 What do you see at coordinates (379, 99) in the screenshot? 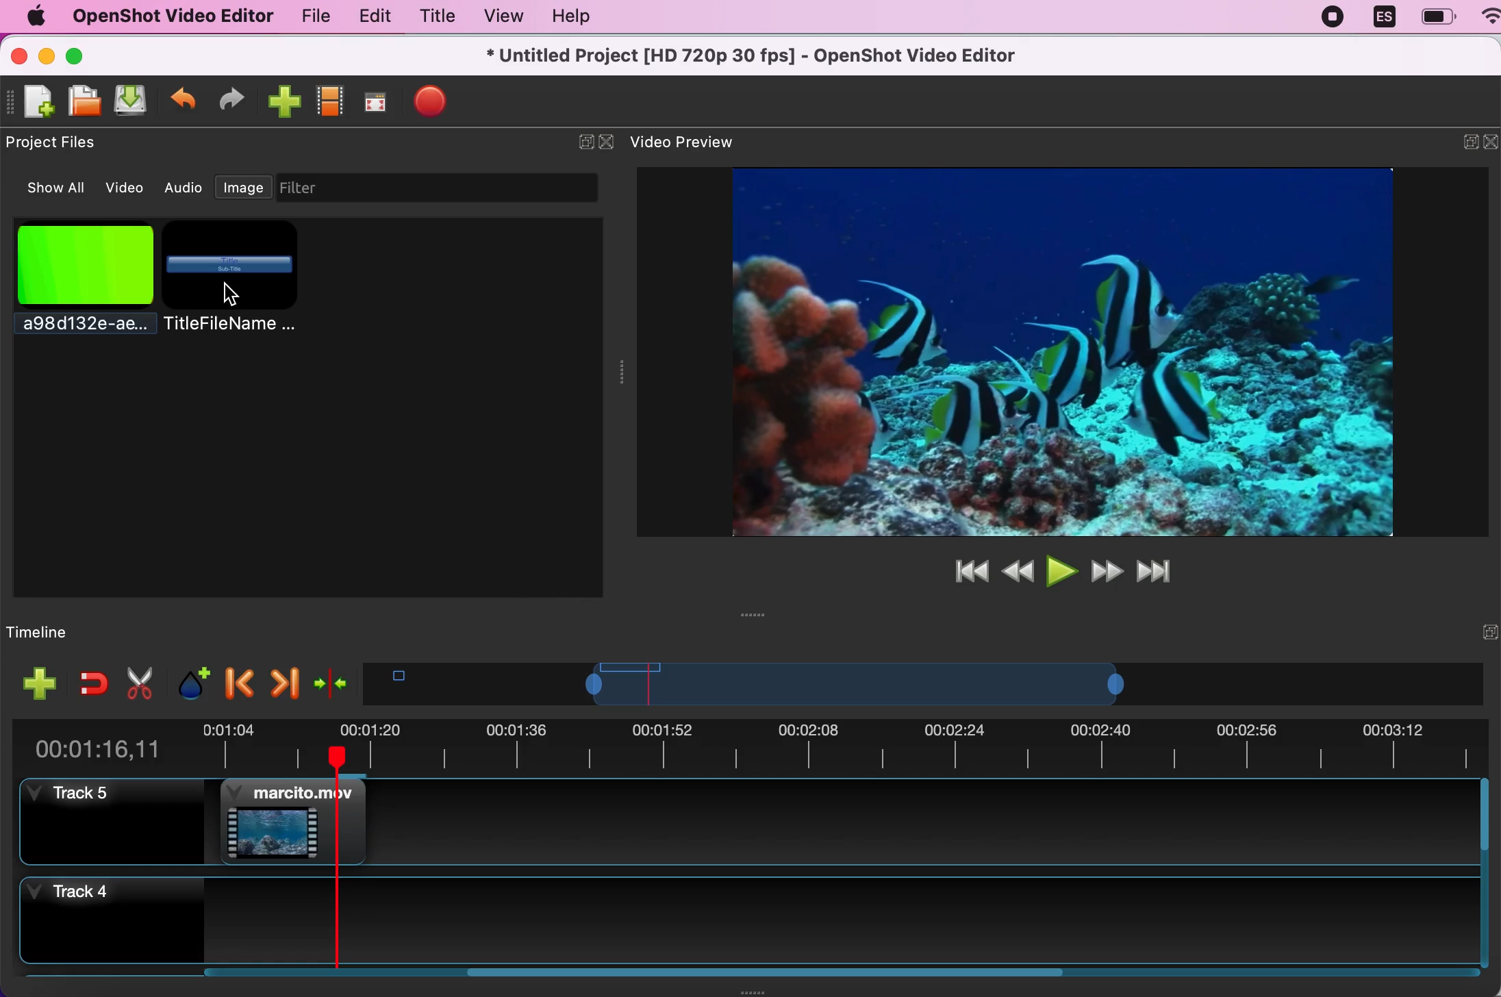
I see `full screen` at bounding box center [379, 99].